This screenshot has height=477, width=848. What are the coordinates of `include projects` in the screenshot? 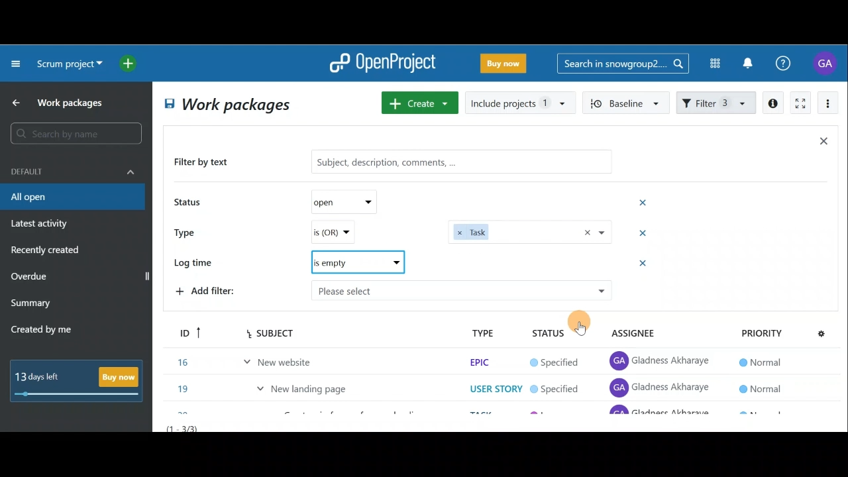 It's located at (521, 102).